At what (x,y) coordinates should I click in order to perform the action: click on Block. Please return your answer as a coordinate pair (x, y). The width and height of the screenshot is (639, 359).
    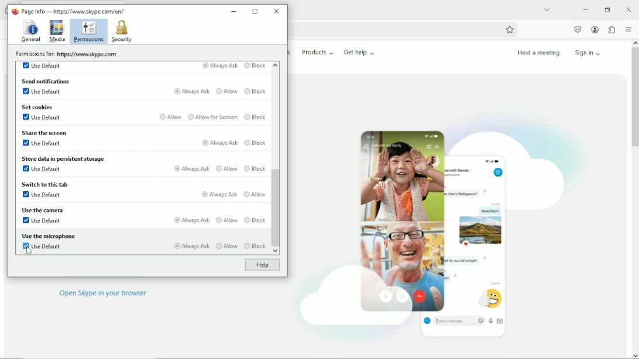
    Looking at the image, I should click on (256, 118).